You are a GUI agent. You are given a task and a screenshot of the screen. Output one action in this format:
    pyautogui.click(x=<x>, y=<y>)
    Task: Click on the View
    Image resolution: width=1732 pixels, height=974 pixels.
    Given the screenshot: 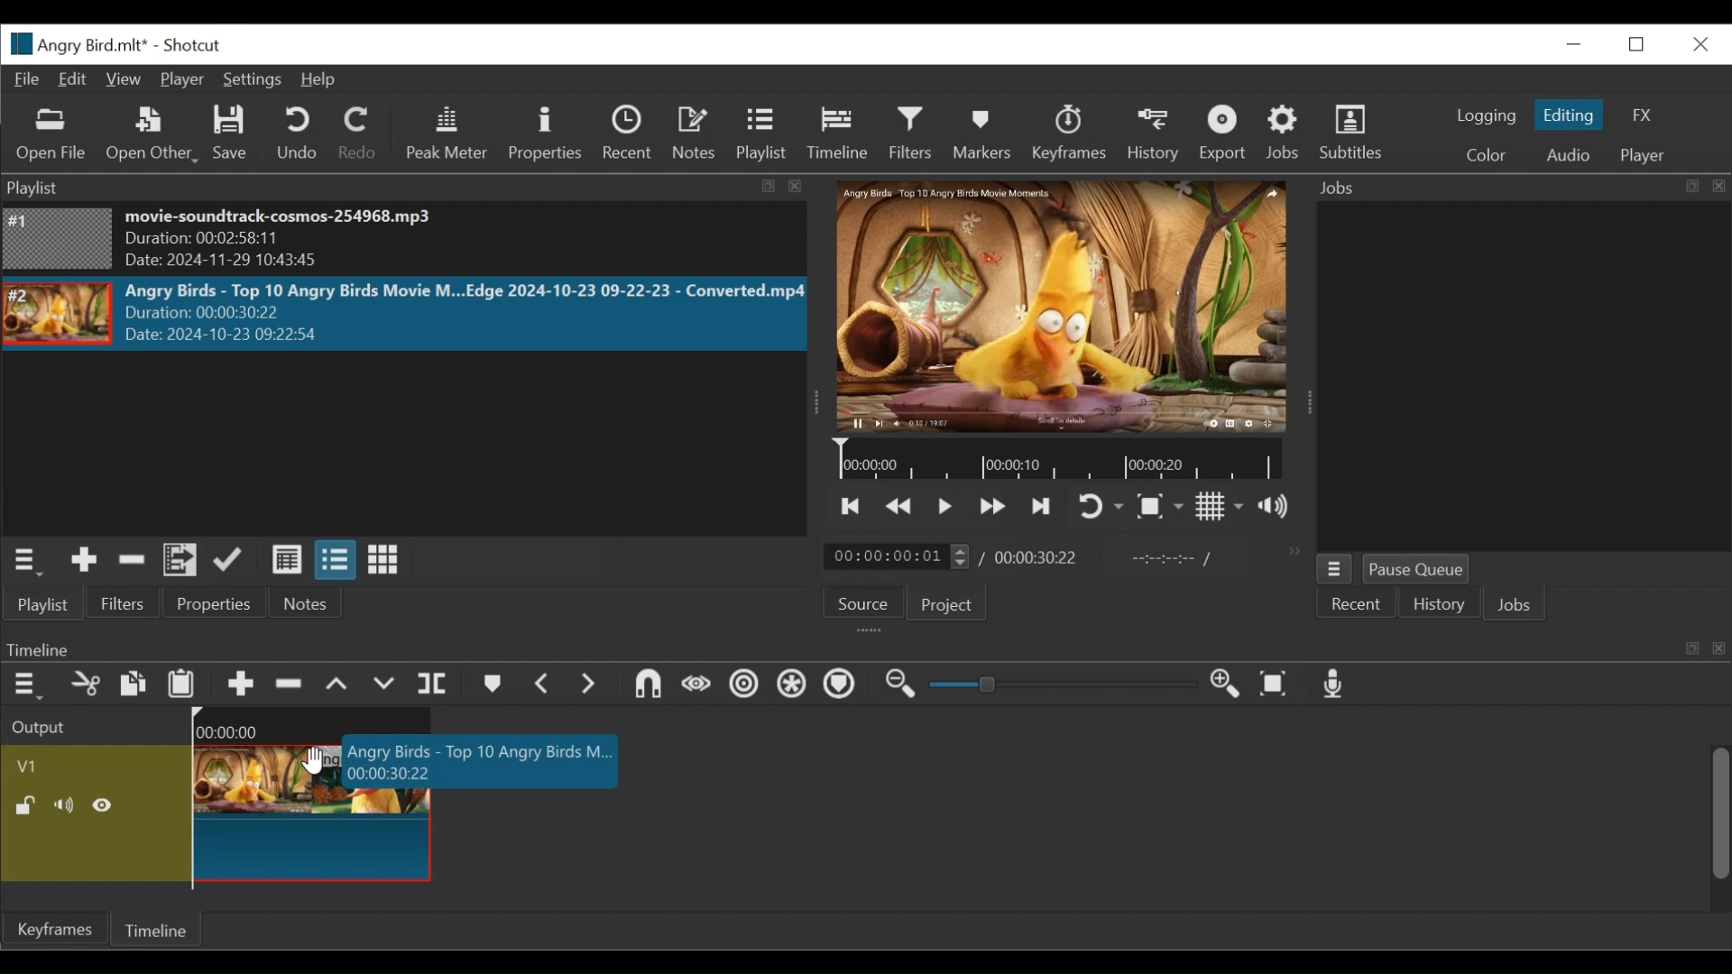 What is the action you would take?
    pyautogui.click(x=124, y=78)
    